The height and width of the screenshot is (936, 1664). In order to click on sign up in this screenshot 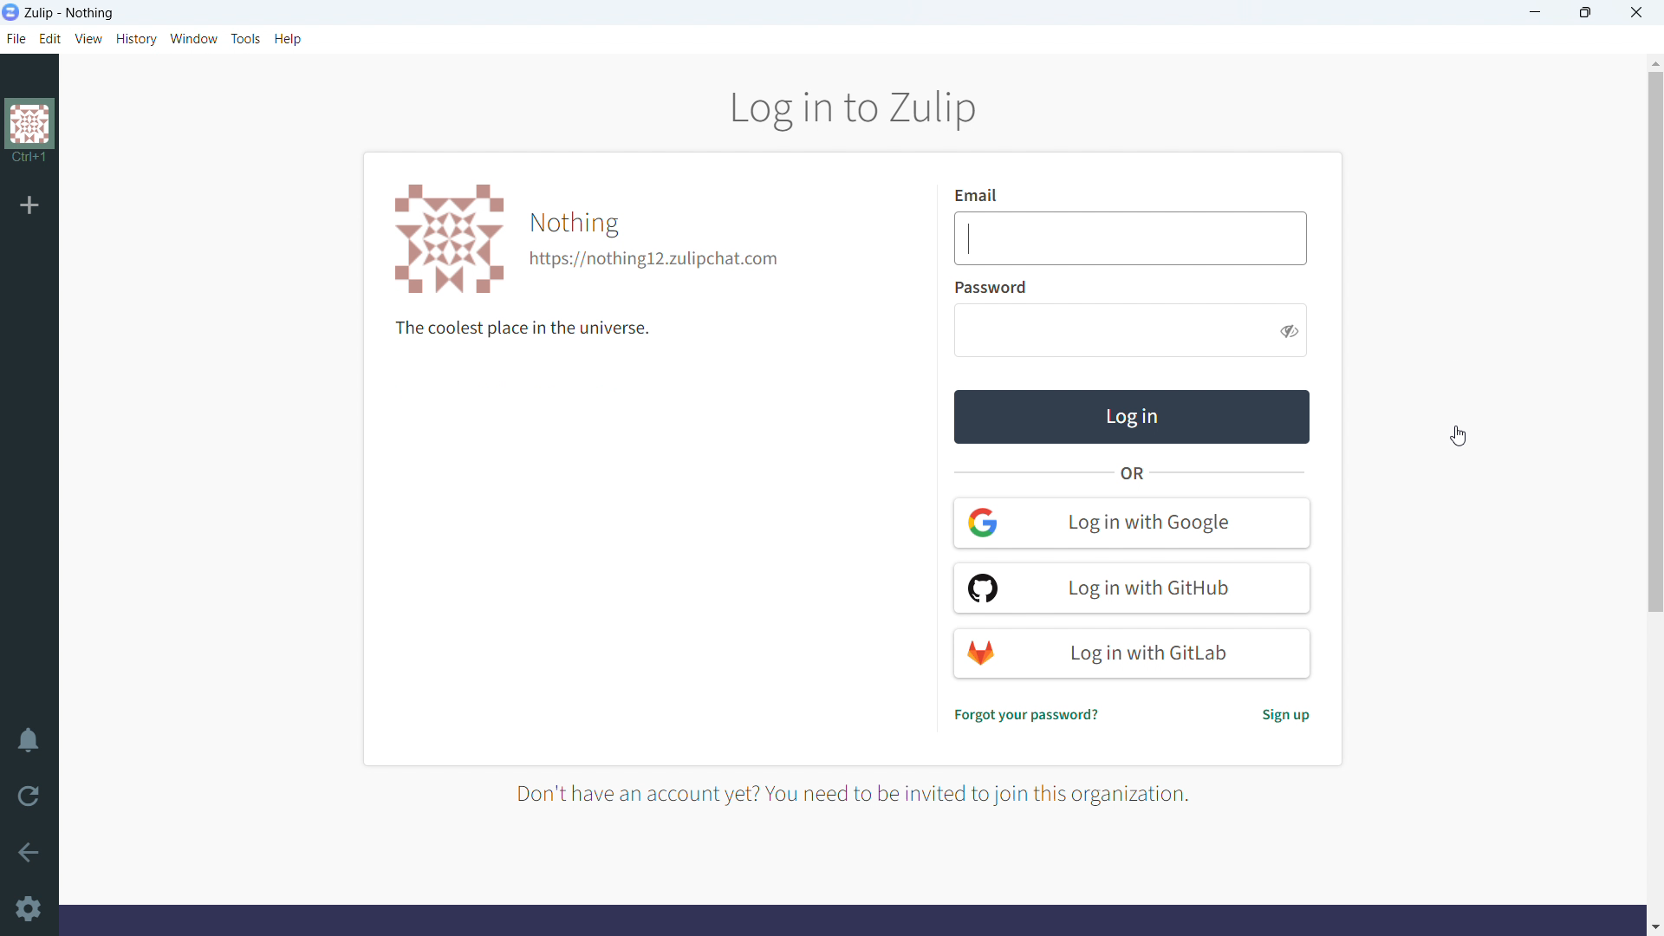, I will do `click(1284, 717)`.